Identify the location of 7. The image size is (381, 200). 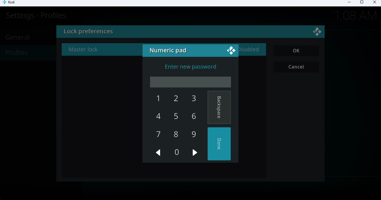
(159, 135).